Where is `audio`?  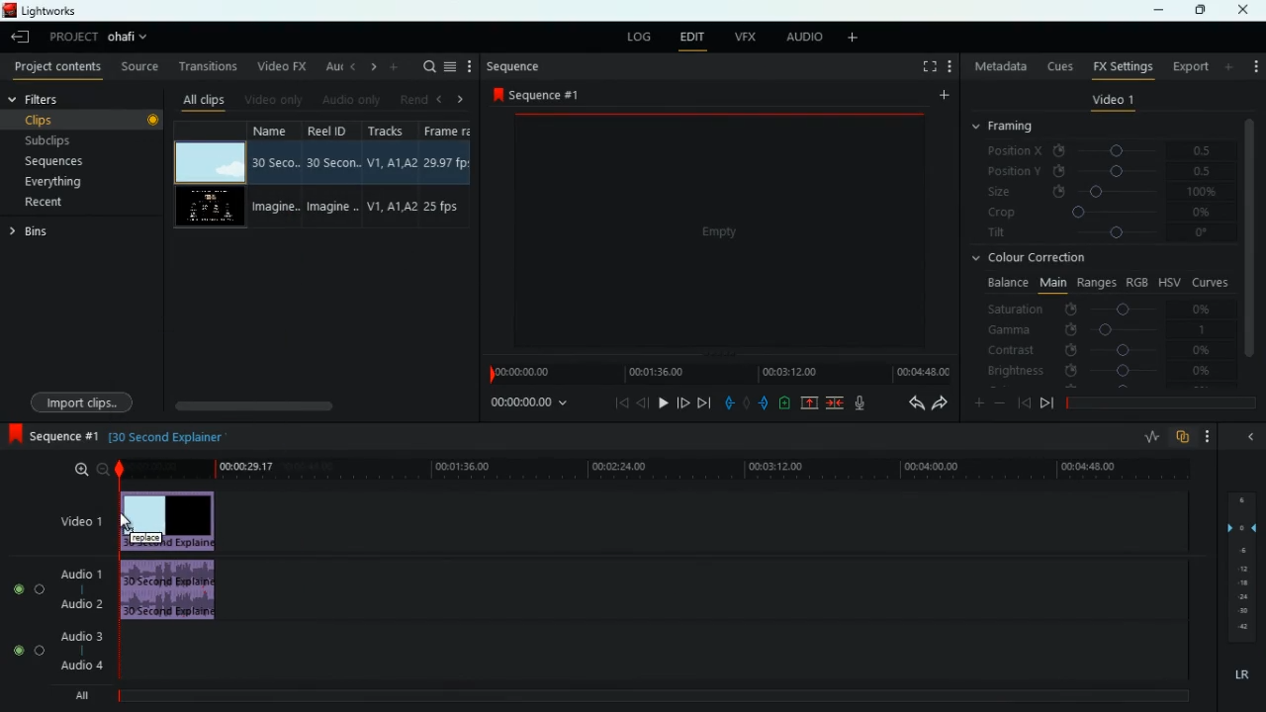
audio is located at coordinates (170, 520).